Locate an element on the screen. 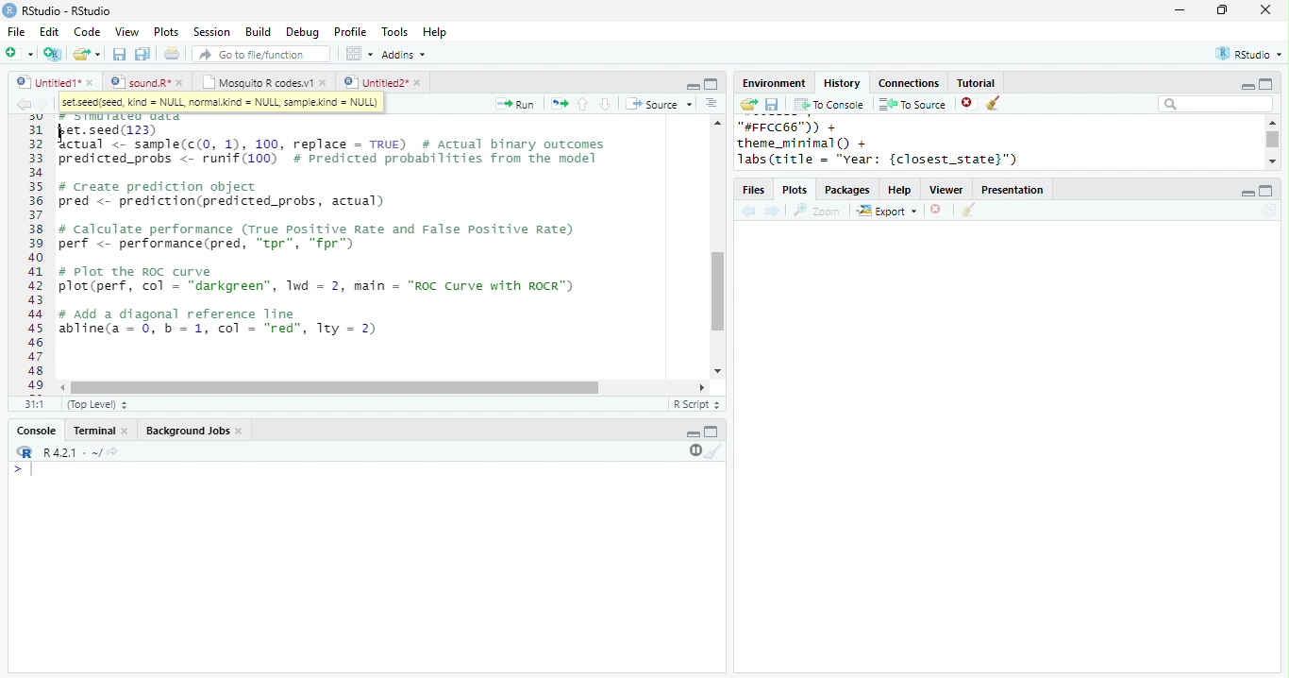 This screenshot has width=1289, height=678. Export is located at coordinates (888, 212).